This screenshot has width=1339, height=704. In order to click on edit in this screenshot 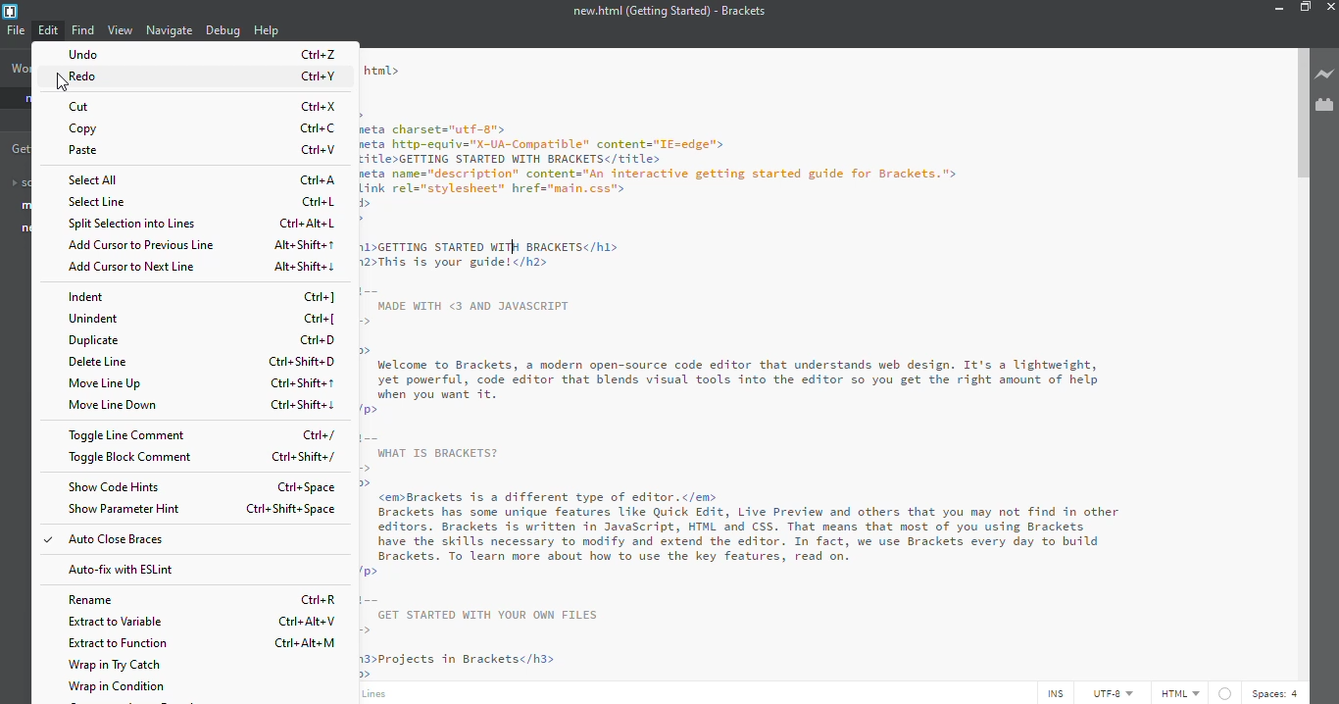, I will do `click(49, 29)`.